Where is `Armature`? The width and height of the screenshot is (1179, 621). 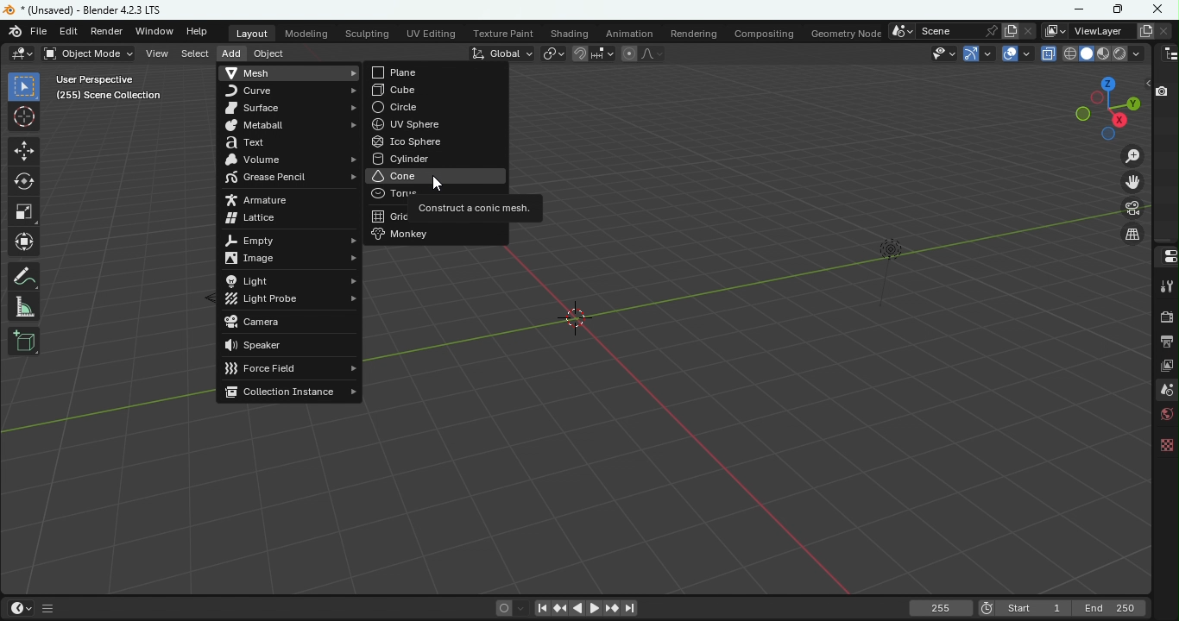
Armature is located at coordinates (274, 200).